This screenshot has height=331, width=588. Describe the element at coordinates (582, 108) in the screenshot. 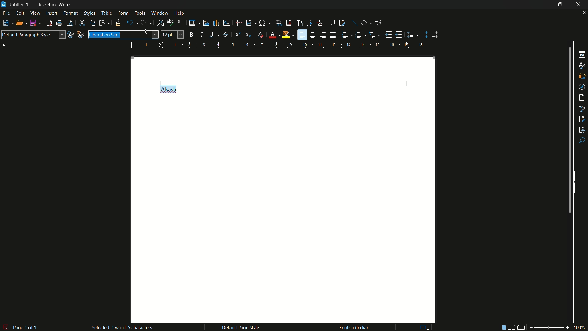

I see `style inspector` at that location.